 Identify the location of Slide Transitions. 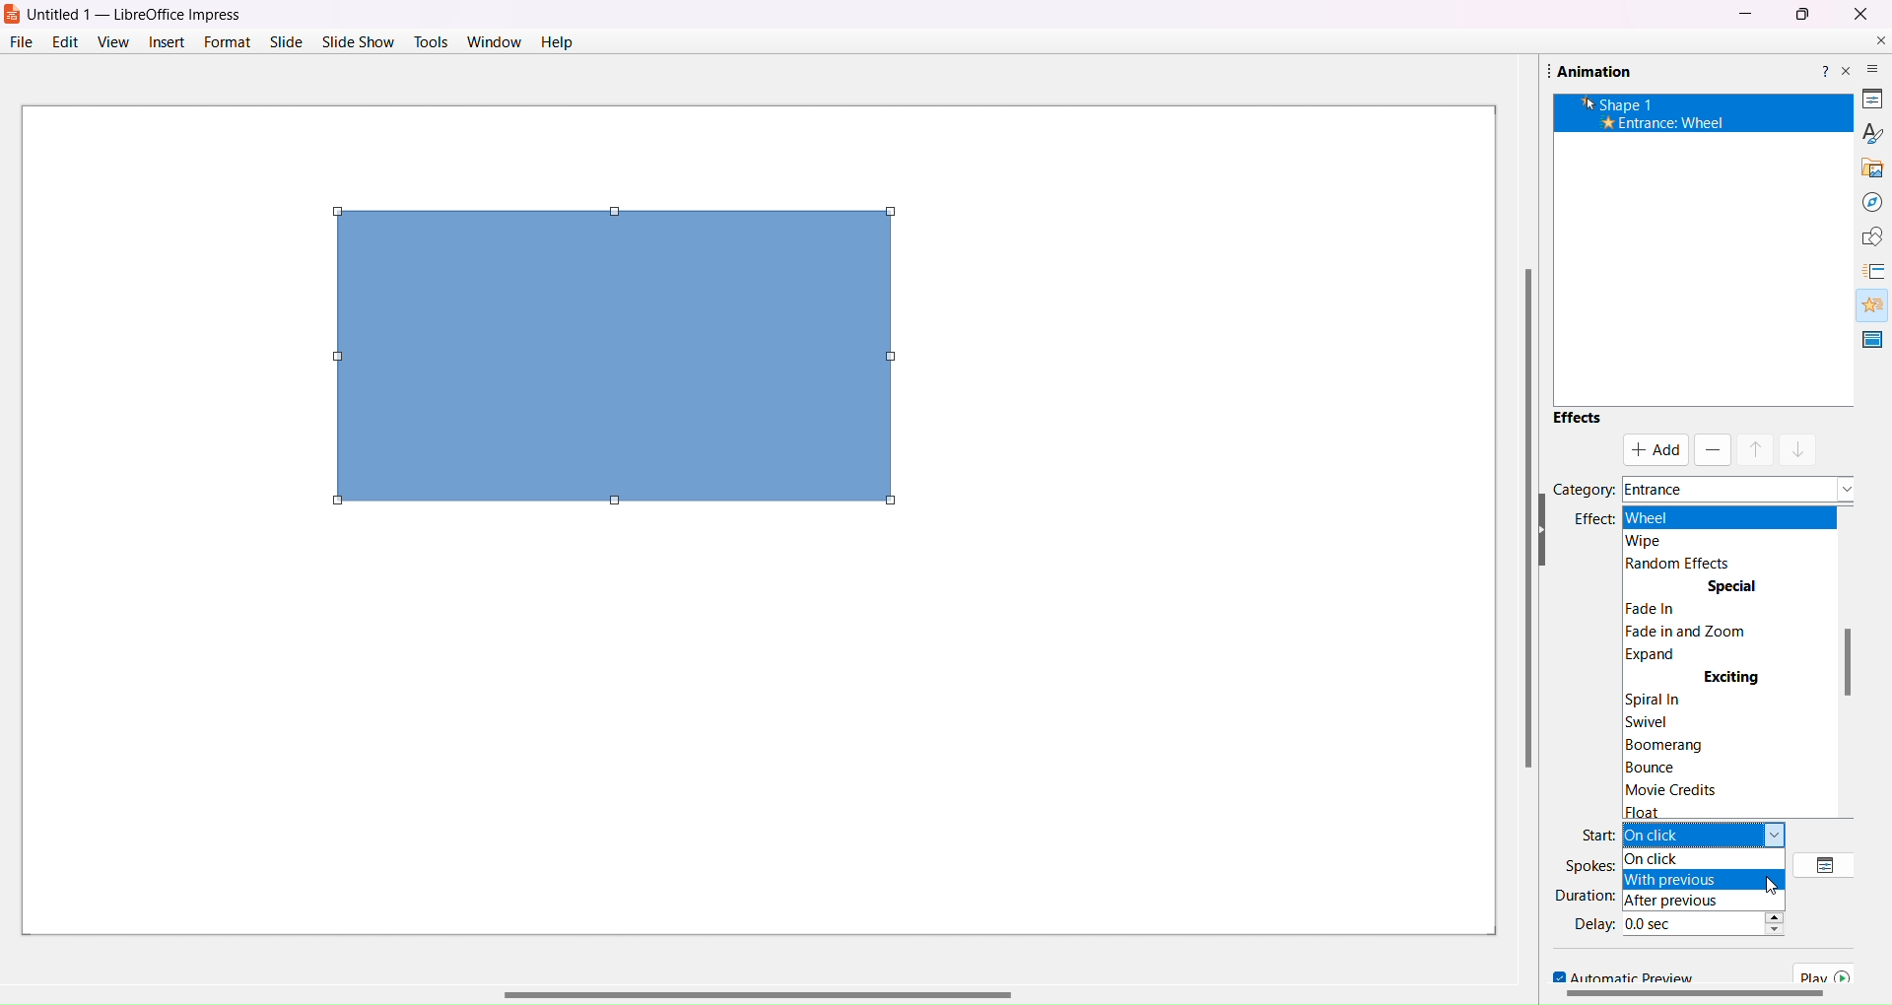
(1871, 272).